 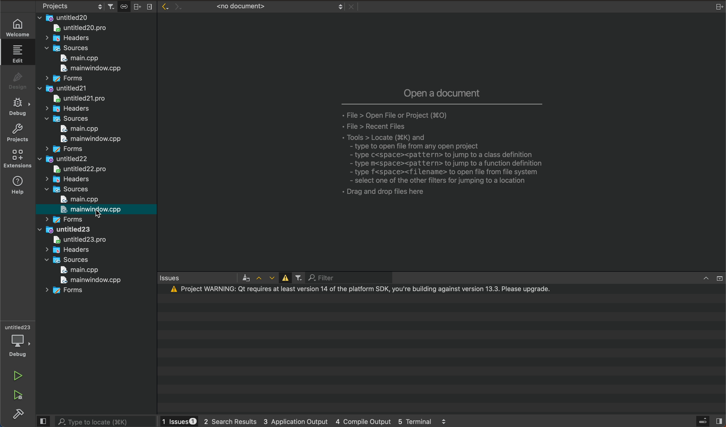 I want to click on headers, so click(x=67, y=250).